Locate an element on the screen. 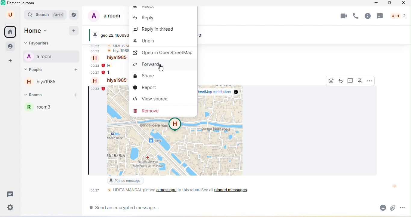 Image resolution: width=411 pixels, height=217 pixels. pinned is located at coordinates (96, 35).